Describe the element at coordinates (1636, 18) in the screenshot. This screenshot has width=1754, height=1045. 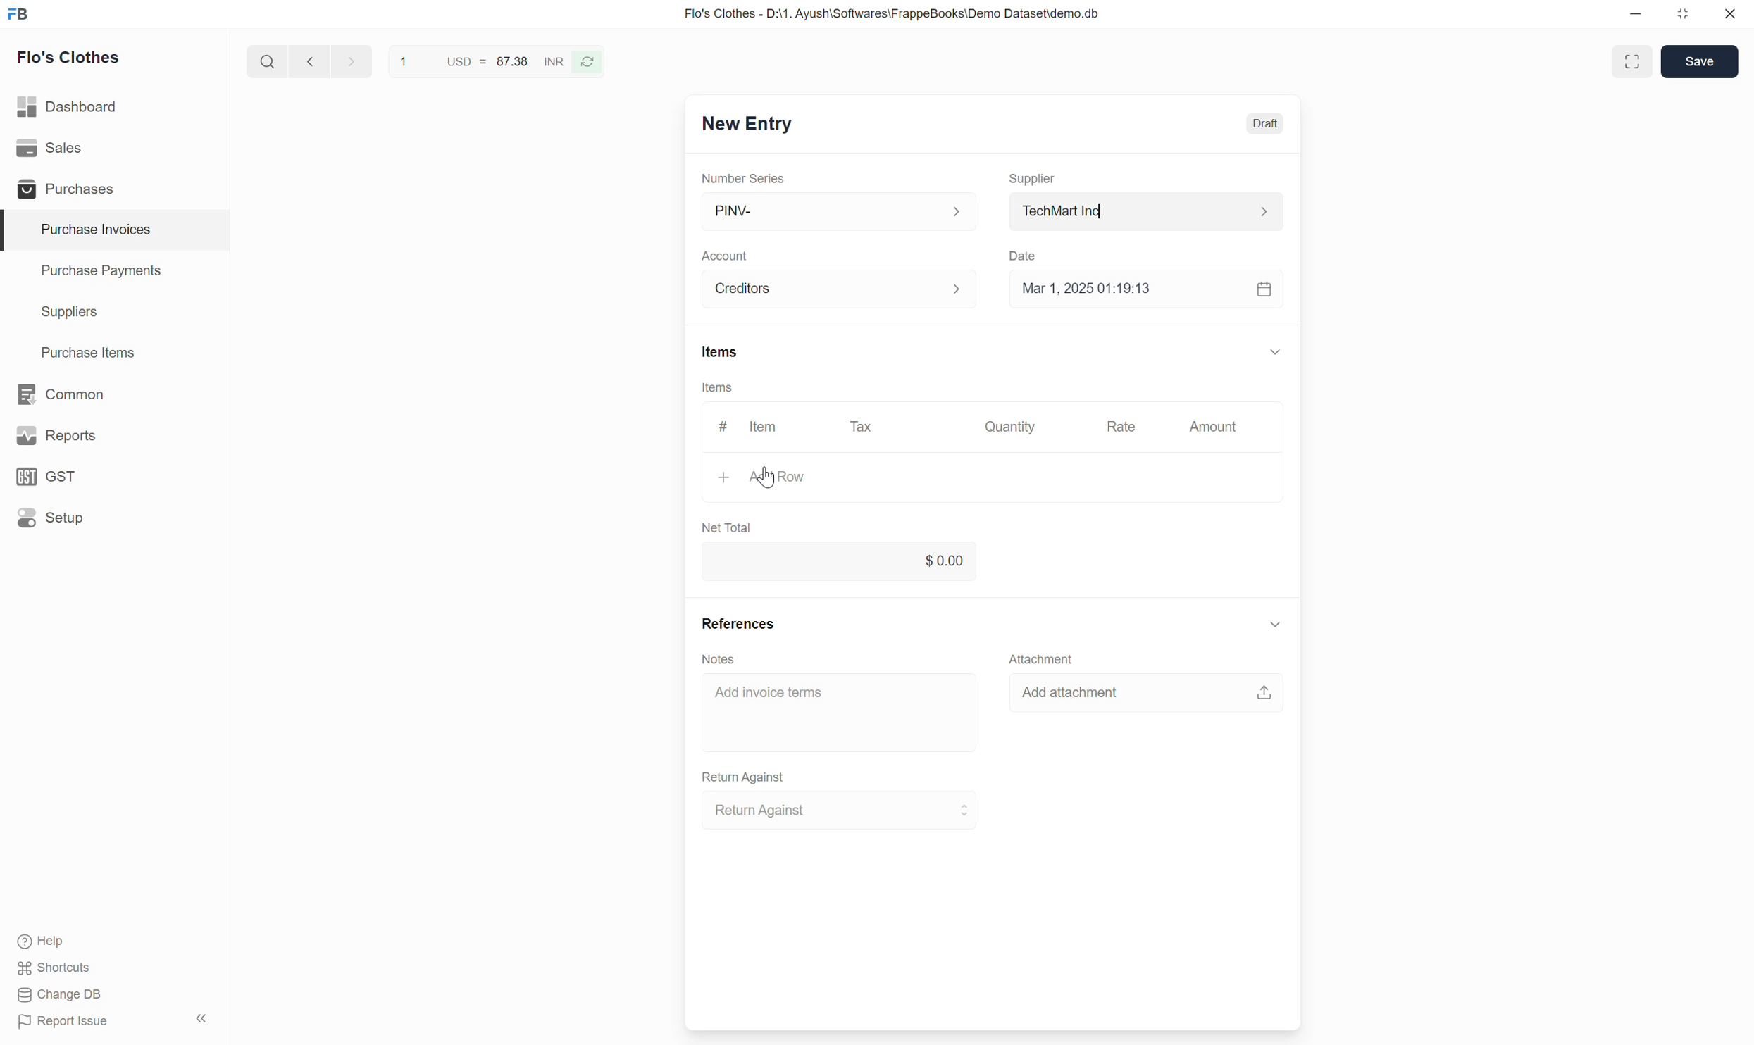
I see `minimize` at that location.